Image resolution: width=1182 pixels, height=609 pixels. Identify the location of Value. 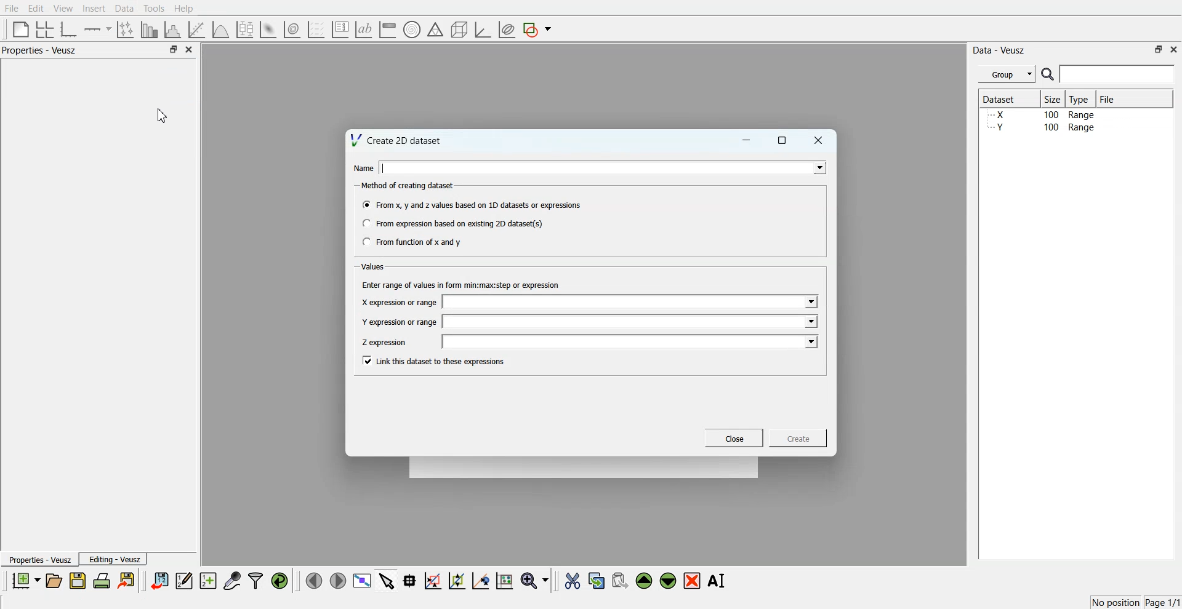
(374, 266).